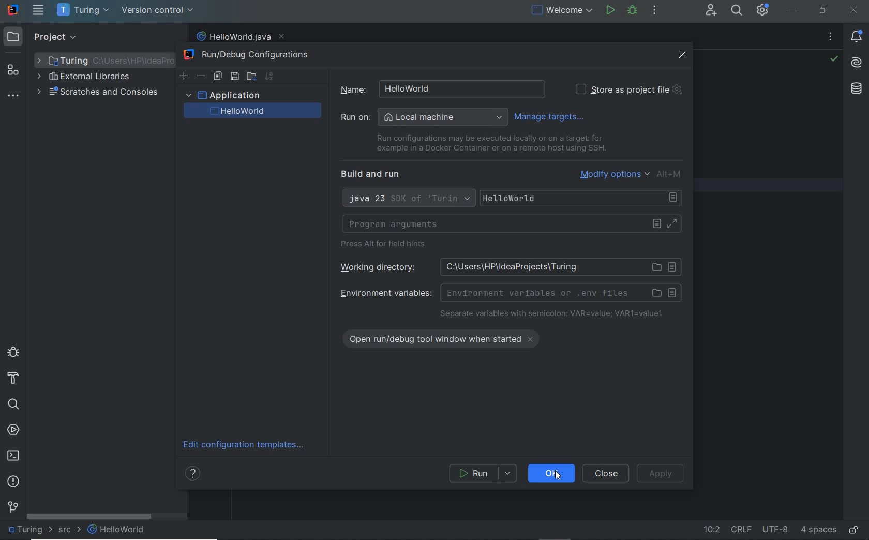 The image size is (869, 540). What do you see at coordinates (552, 116) in the screenshot?
I see `manage targets` at bounding box center [552, 116].